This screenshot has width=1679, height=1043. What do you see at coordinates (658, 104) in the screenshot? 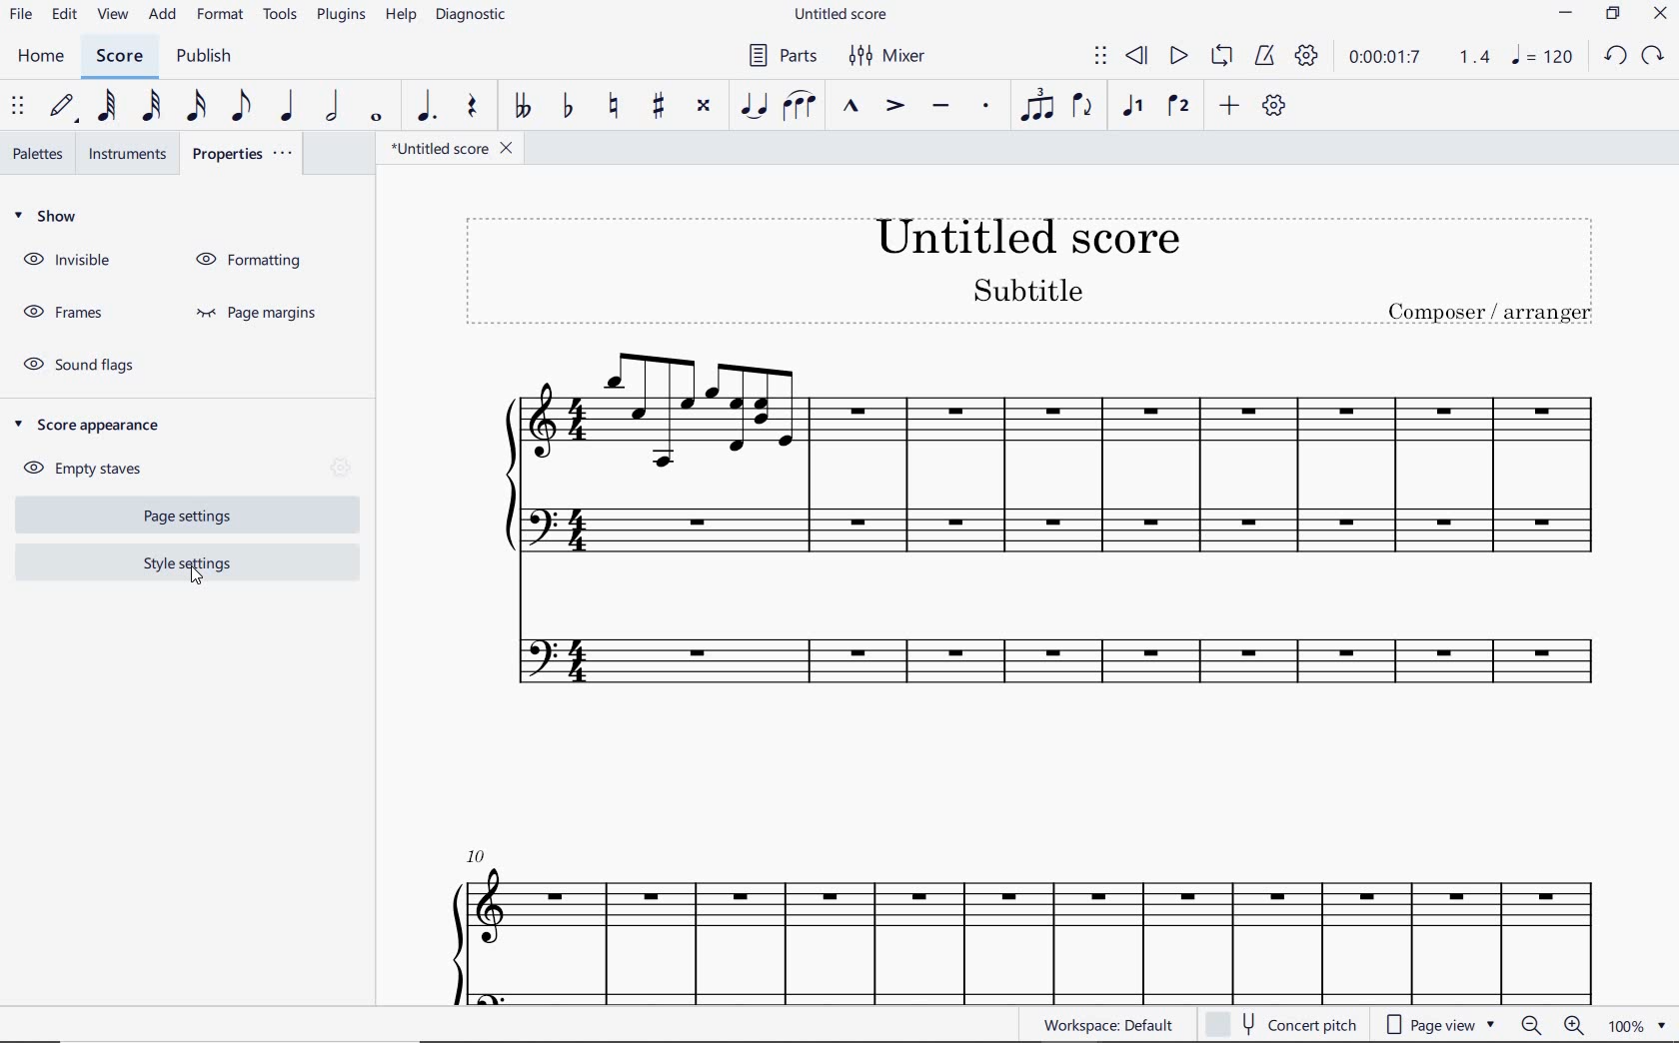
I see `TOGGLE SHARP` at bounding box center [658, 104].